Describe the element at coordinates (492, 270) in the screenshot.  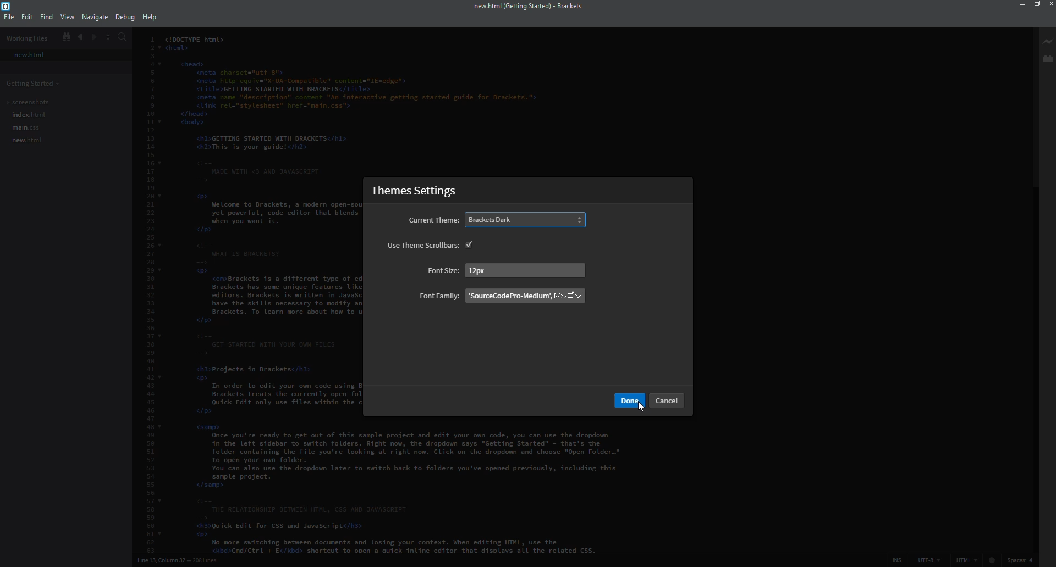
I see `size` at that location.